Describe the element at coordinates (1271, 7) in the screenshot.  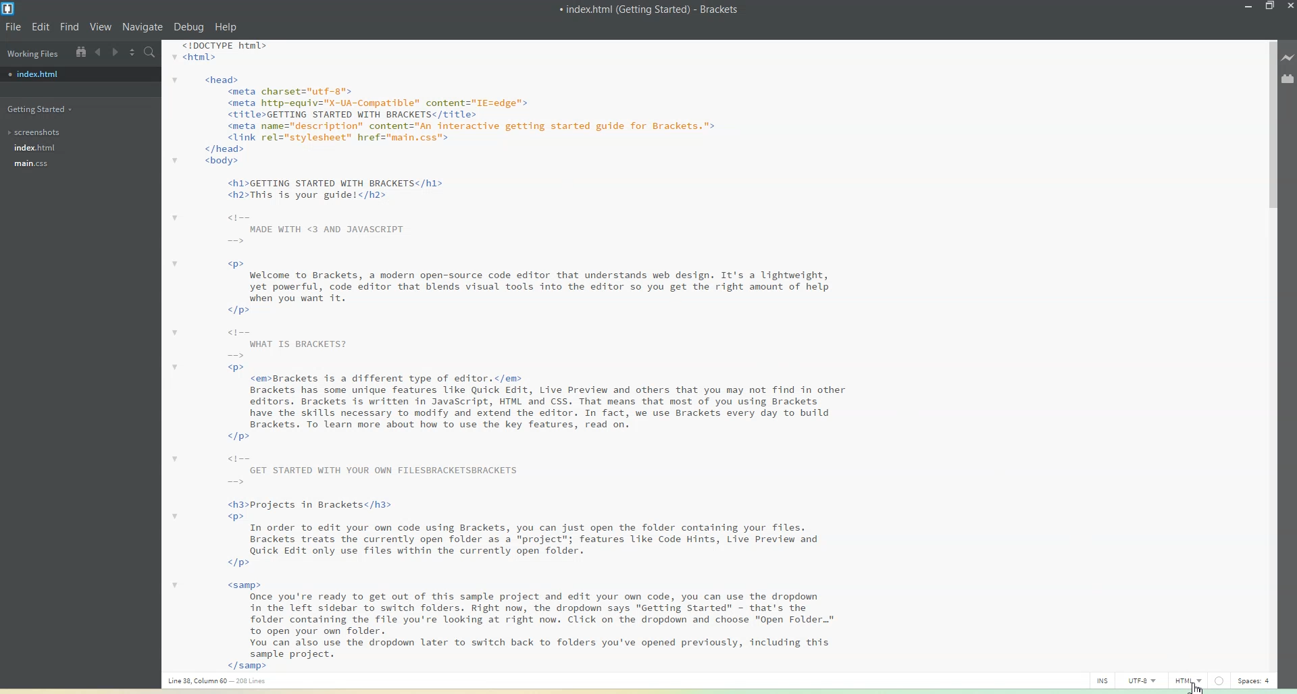
I see `Maximize` at that location.